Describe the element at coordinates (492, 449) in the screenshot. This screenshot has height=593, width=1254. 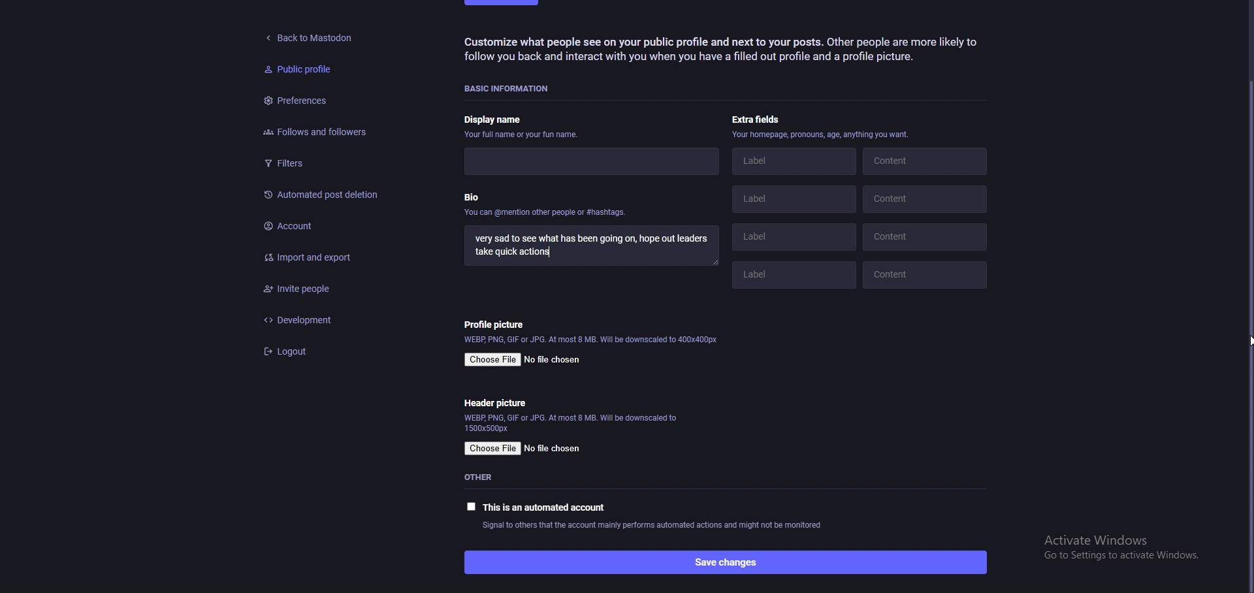
I see `choose file` at that location.